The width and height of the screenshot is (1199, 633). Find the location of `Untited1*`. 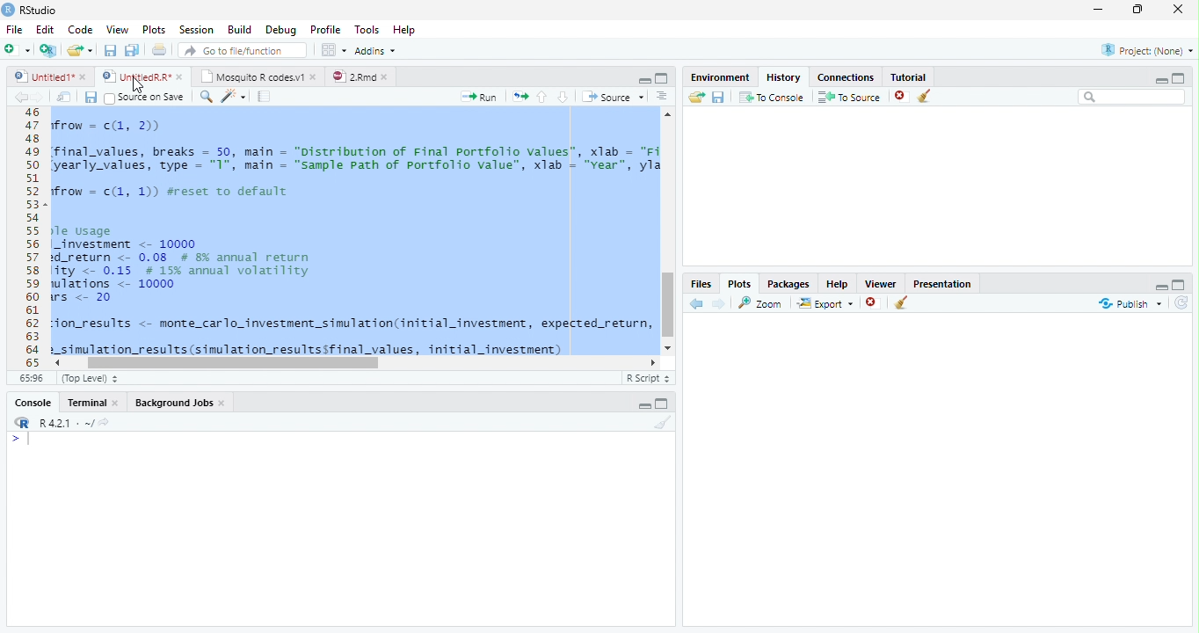

Untited1* is located at coordinates (48, 76).